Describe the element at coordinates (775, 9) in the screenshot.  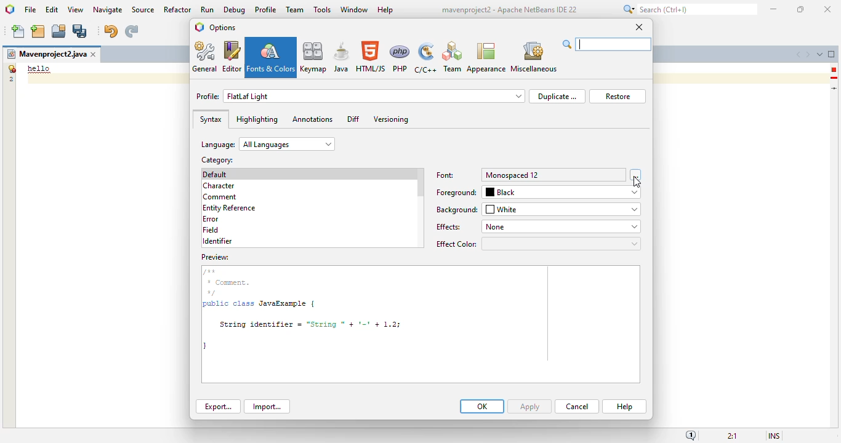
I see `minimize` at that location.